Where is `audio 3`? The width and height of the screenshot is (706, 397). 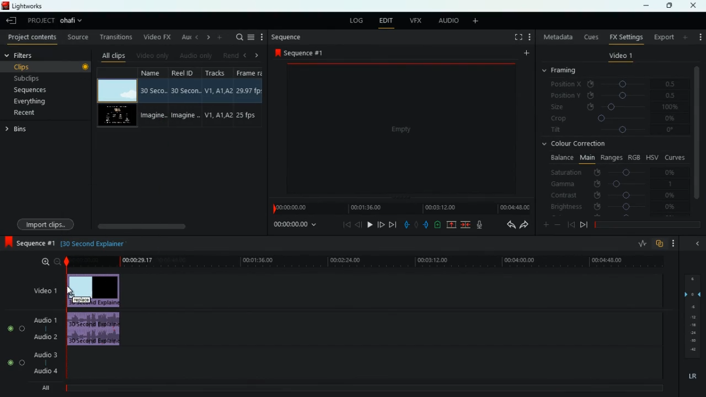
audio 3 is located at coordinates (42, 354).